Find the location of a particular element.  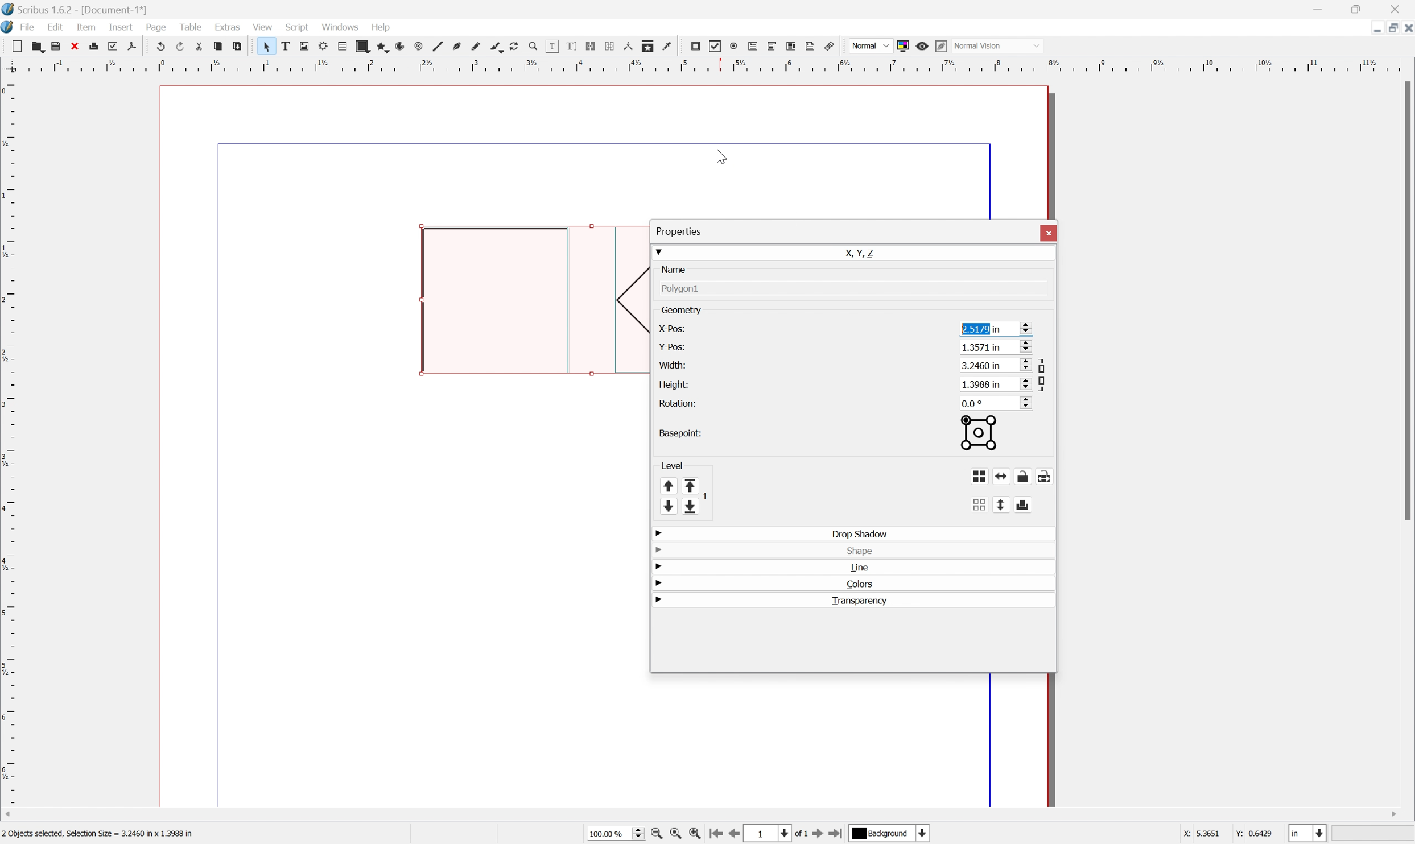

width: is located at coordinates (670, 364).